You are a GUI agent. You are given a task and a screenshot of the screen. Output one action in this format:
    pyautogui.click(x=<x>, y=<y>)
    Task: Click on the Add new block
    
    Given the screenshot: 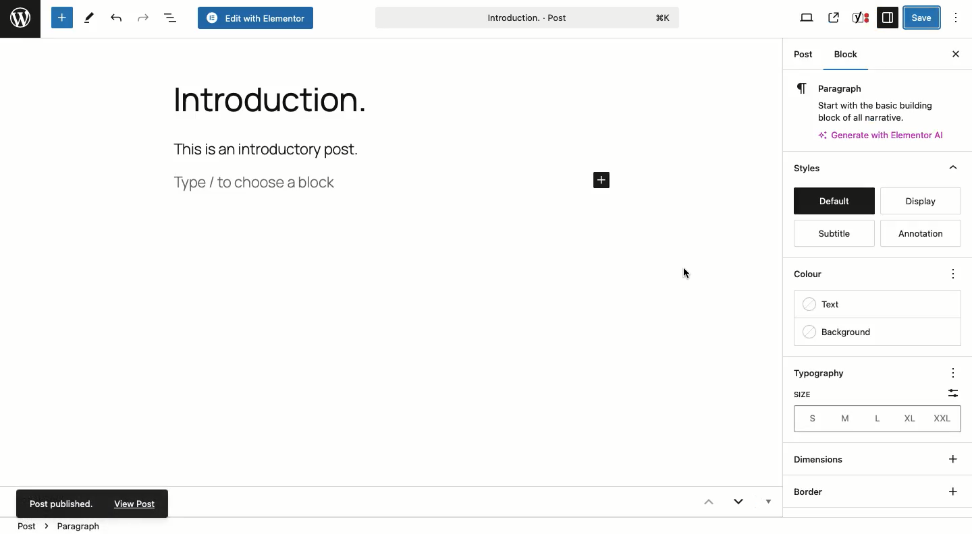 What is the action you would take?
    pyautogui.click(x=61, y=18)
    